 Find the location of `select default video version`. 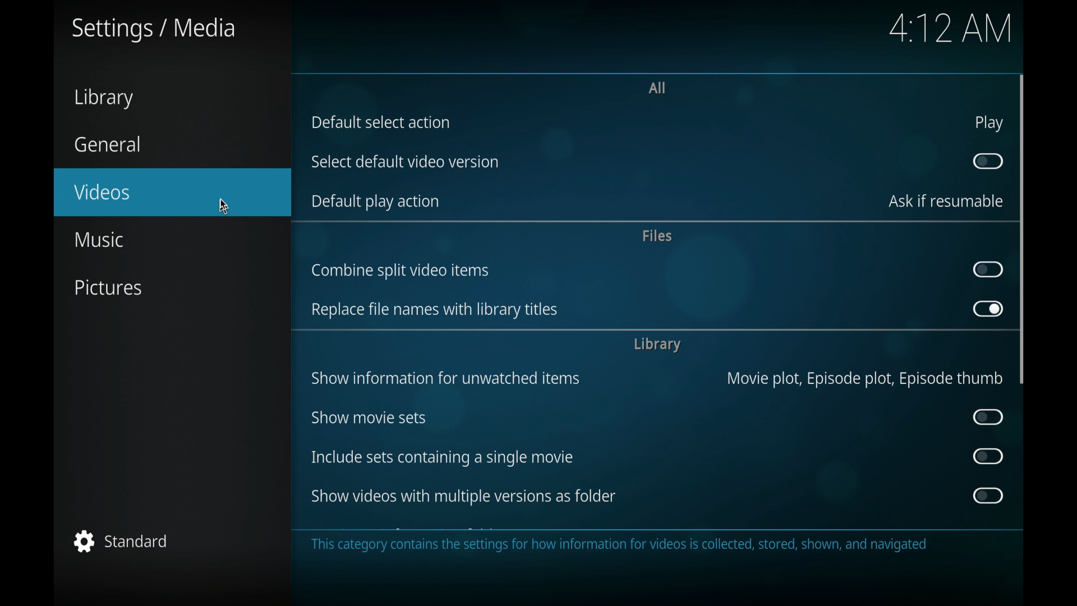

select default video version is located at coordinates (404, 162).